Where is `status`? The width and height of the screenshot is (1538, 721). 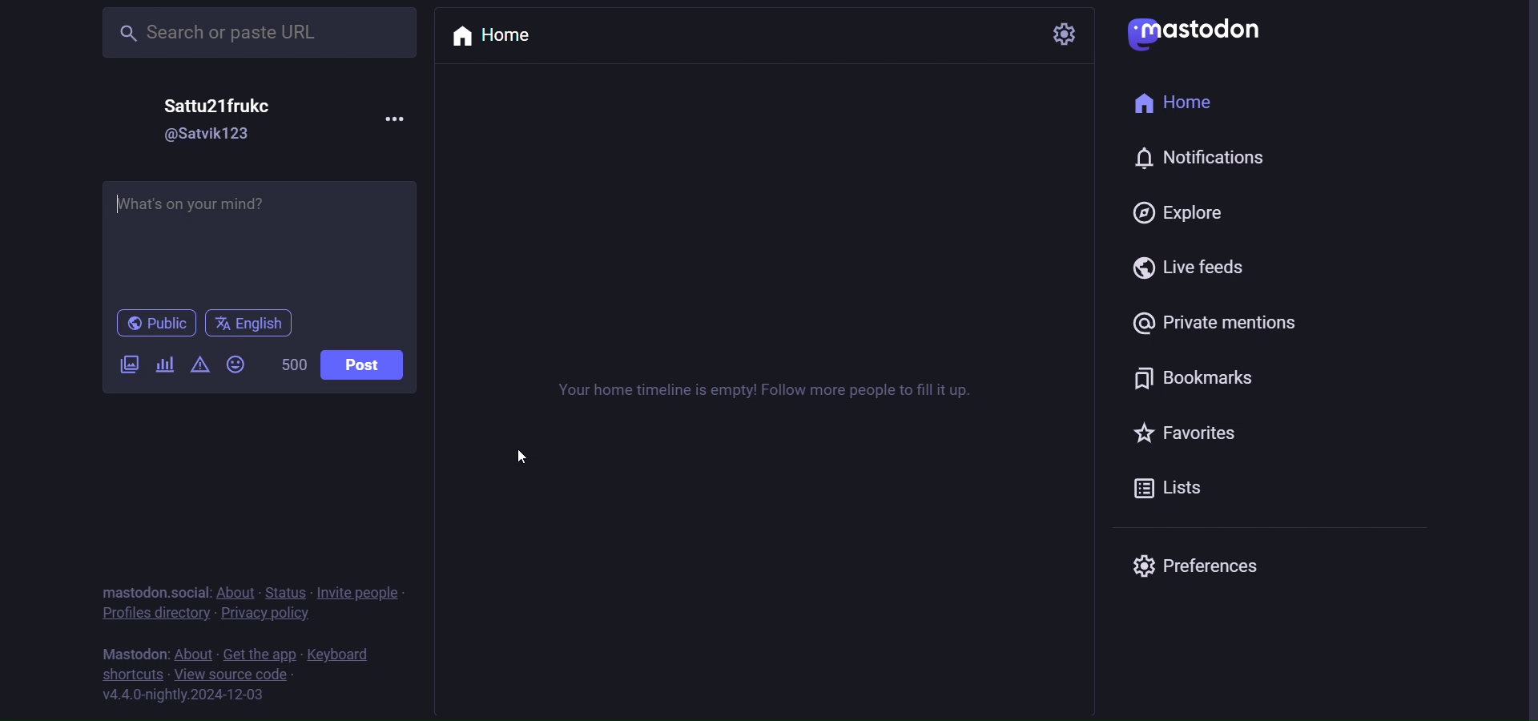 status is located at coordinates (288, 590).